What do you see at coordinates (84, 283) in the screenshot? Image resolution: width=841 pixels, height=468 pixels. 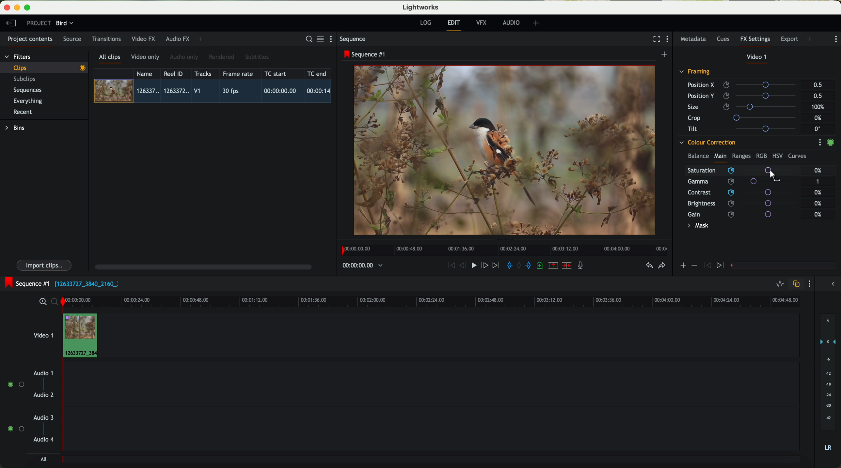 I see `black` at bounding box center [84, 283].